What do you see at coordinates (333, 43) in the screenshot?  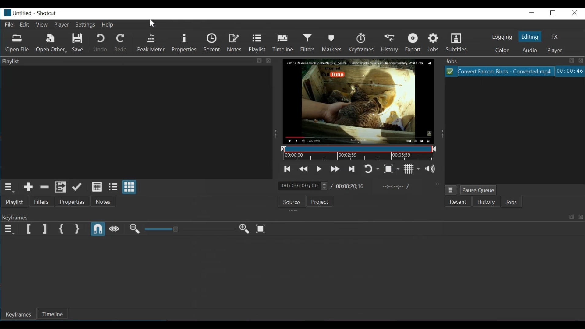 I see `Markers` at bounding box center [333, 43].